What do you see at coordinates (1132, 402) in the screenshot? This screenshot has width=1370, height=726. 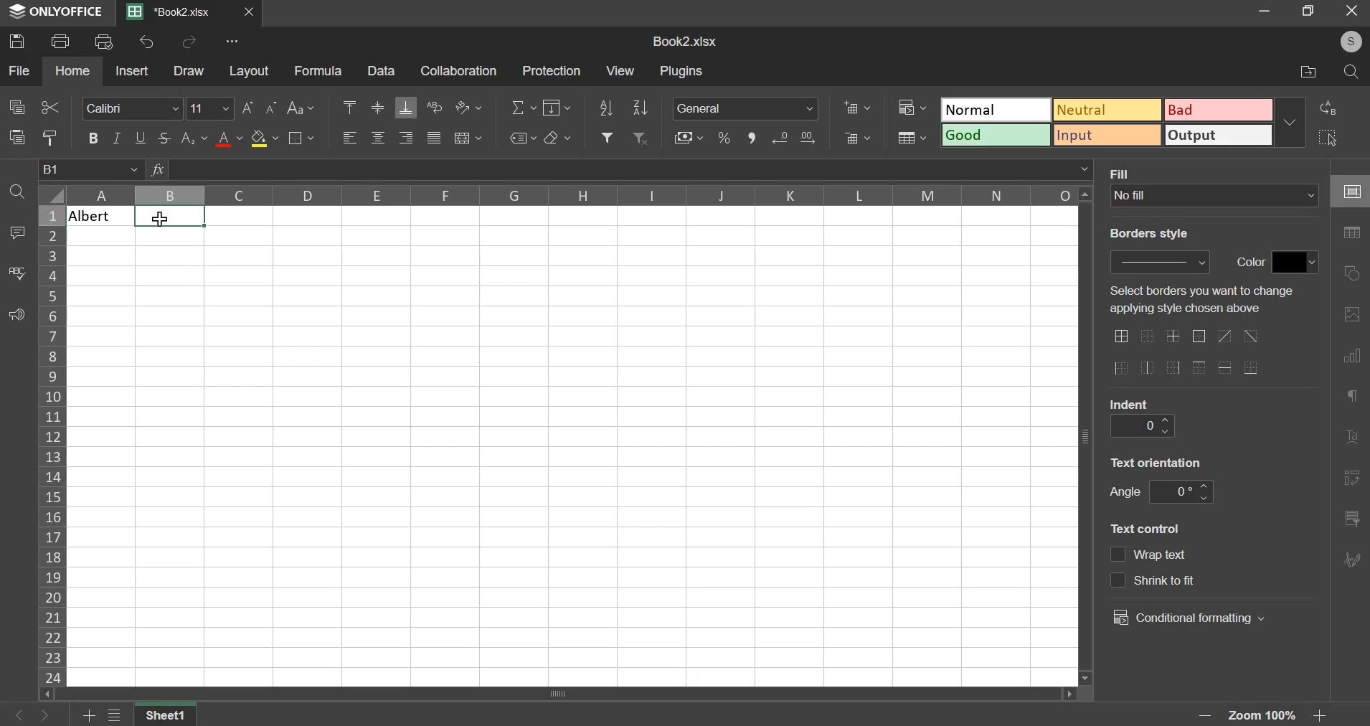 I see `text` at bounding box center [1132, 402].